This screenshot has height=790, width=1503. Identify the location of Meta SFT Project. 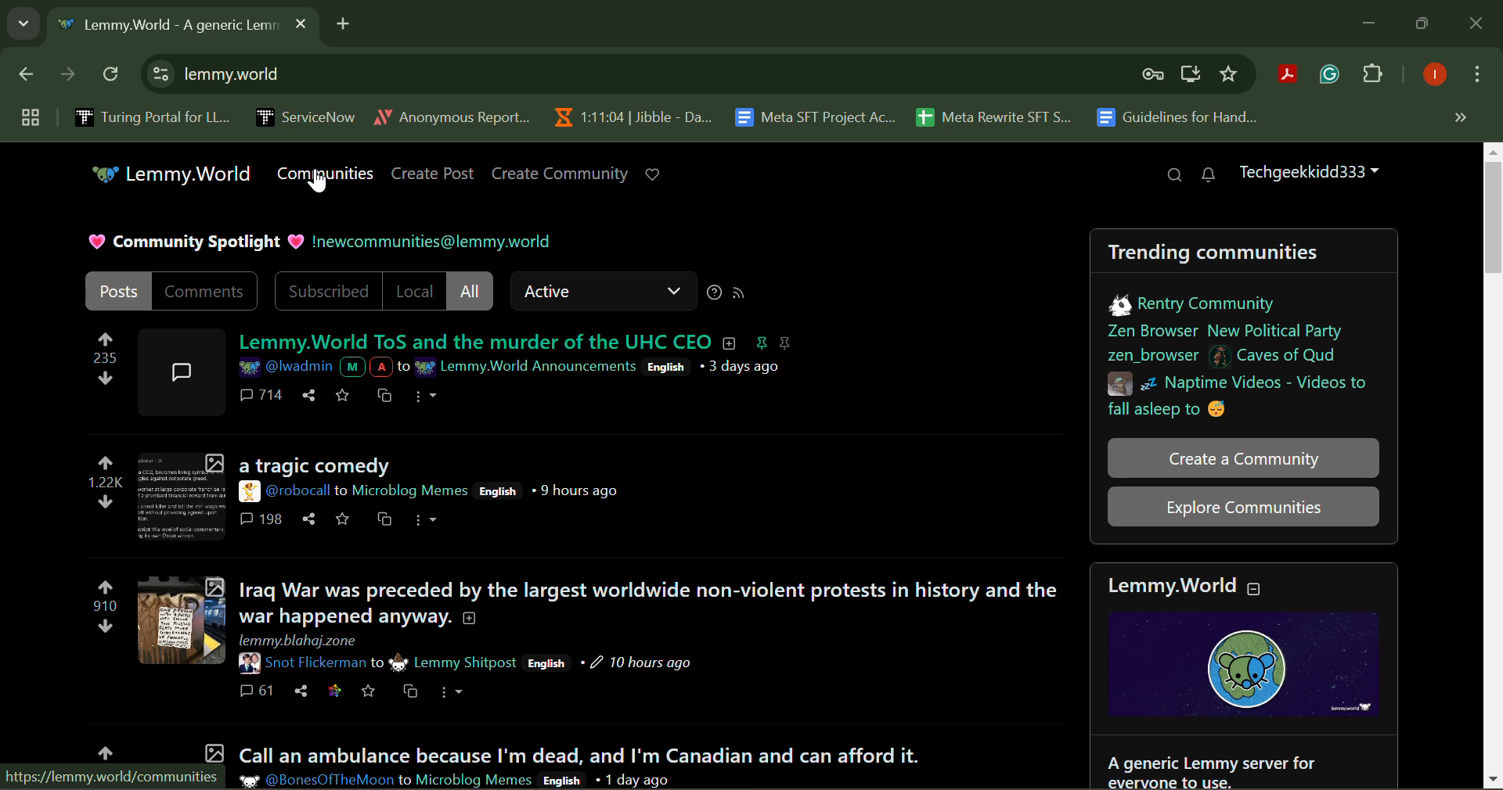
(817, 116).